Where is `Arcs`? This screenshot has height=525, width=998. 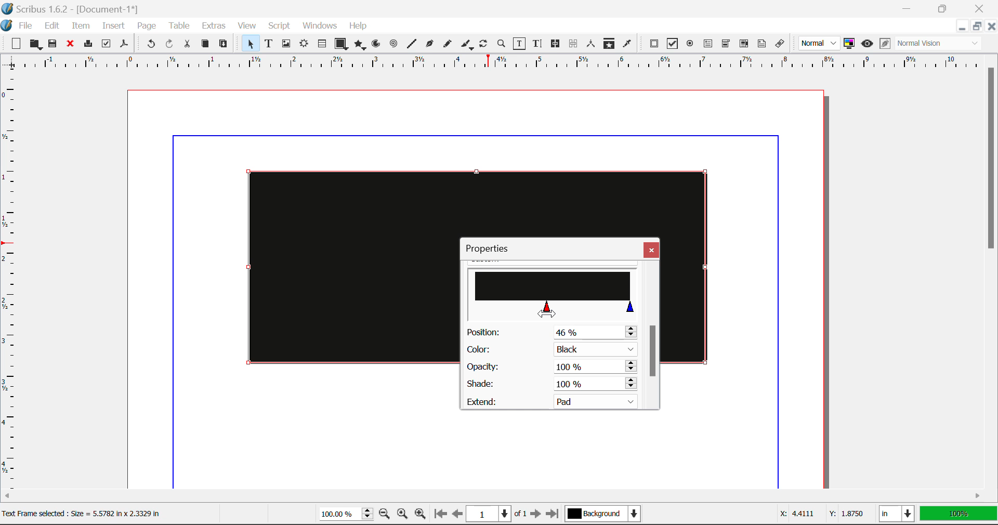
Arcs is located at coordinates (377, 46).